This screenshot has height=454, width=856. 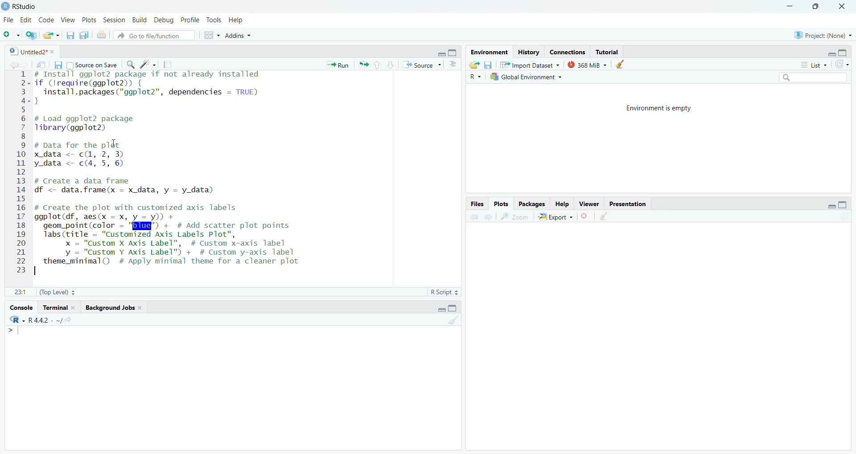 I want to click on maximise, so click(x=844, y=204).